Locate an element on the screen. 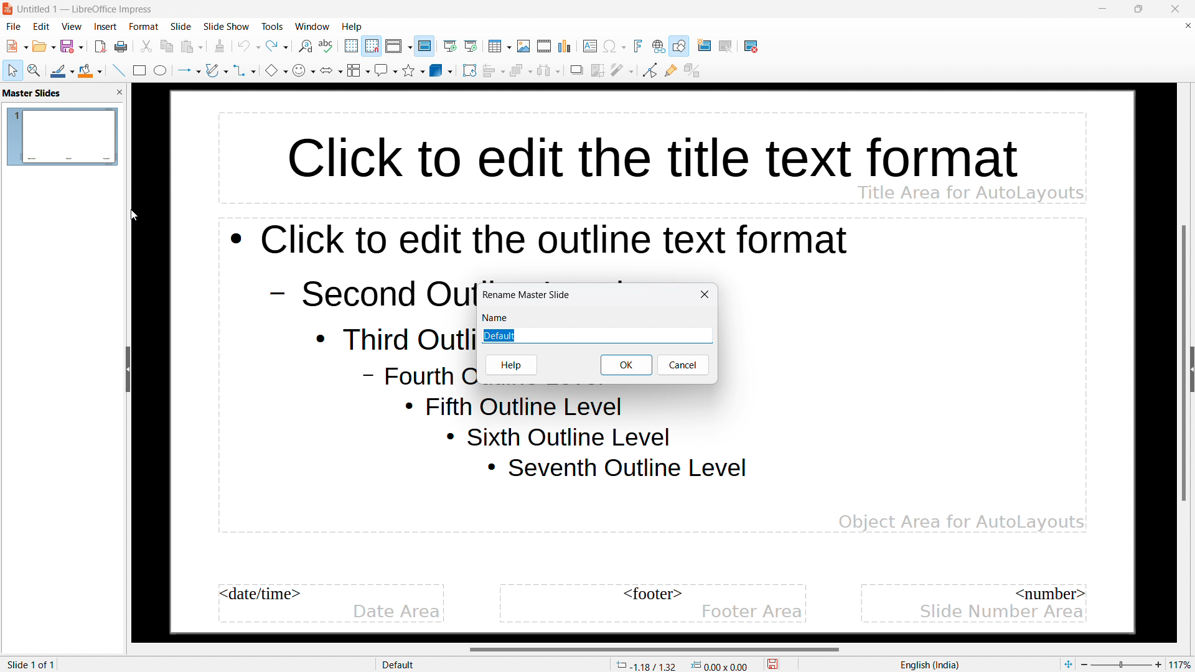 The image size is (1195, 672). Seventh outline level is located at coordinates (617, 470).